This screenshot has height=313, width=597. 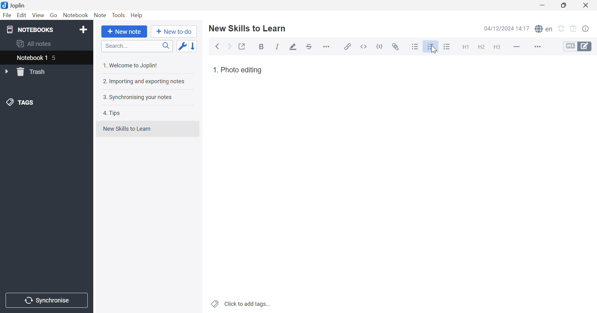 I want to click on Go, so click(x=53, y=16).